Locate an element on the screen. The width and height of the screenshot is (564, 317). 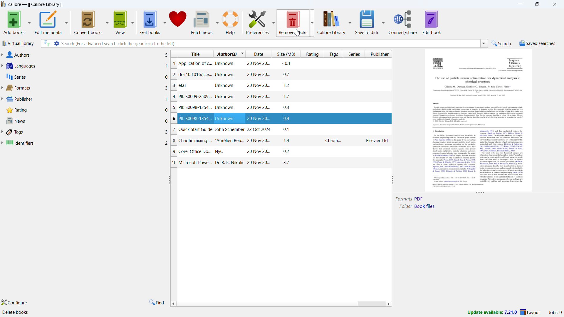
edit metadata  is located at coordinates (48, 22).